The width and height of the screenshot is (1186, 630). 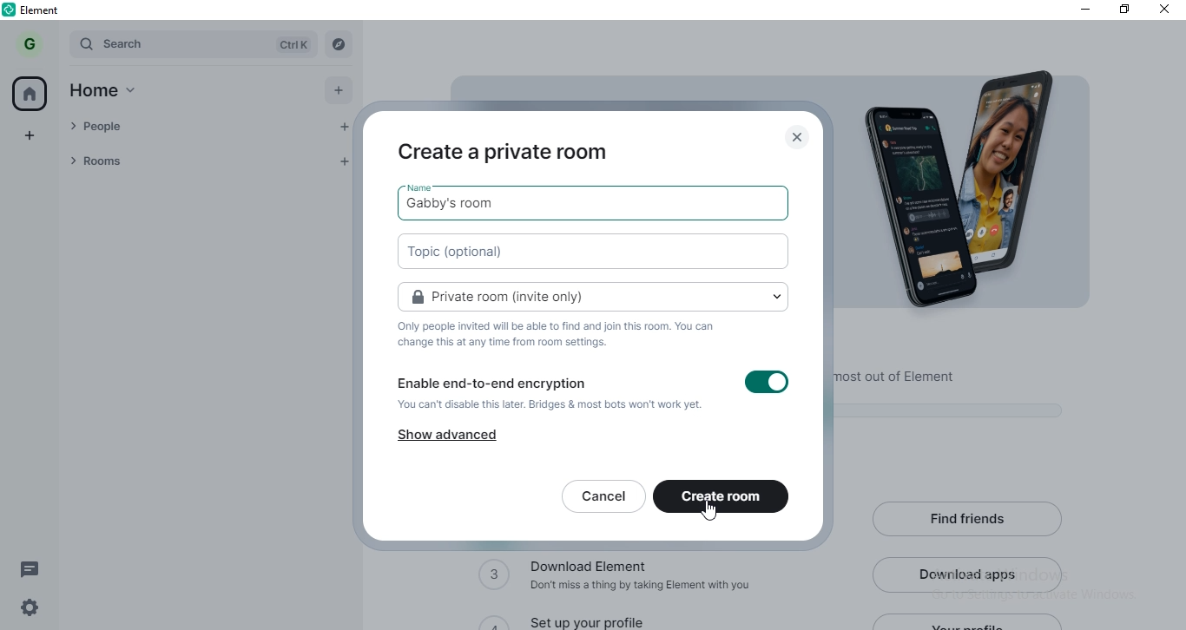 What do you see at coordinates (31, 133) in the screenshot?
I see `add space` at bounding box center [31, 133].